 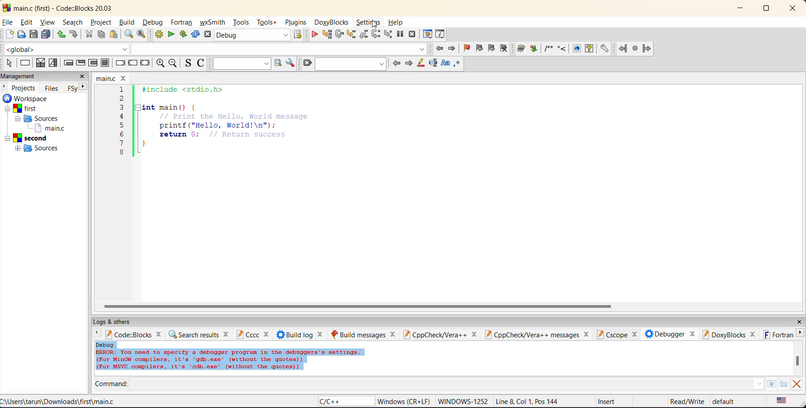 I want to click on Debug, so click(x=253, y=34).